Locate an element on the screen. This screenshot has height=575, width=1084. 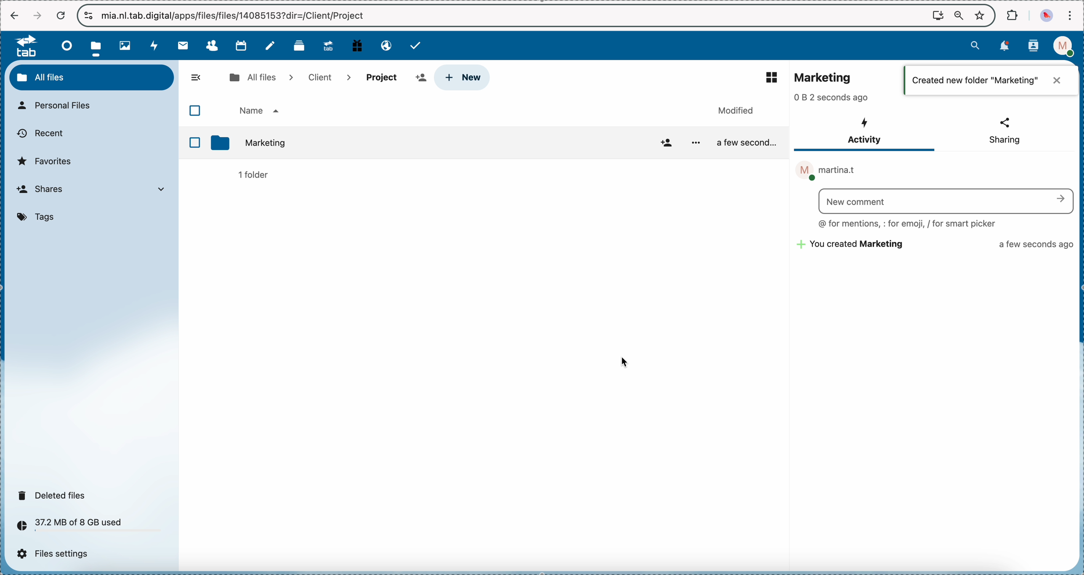
add is located at coordinates (421, 78).